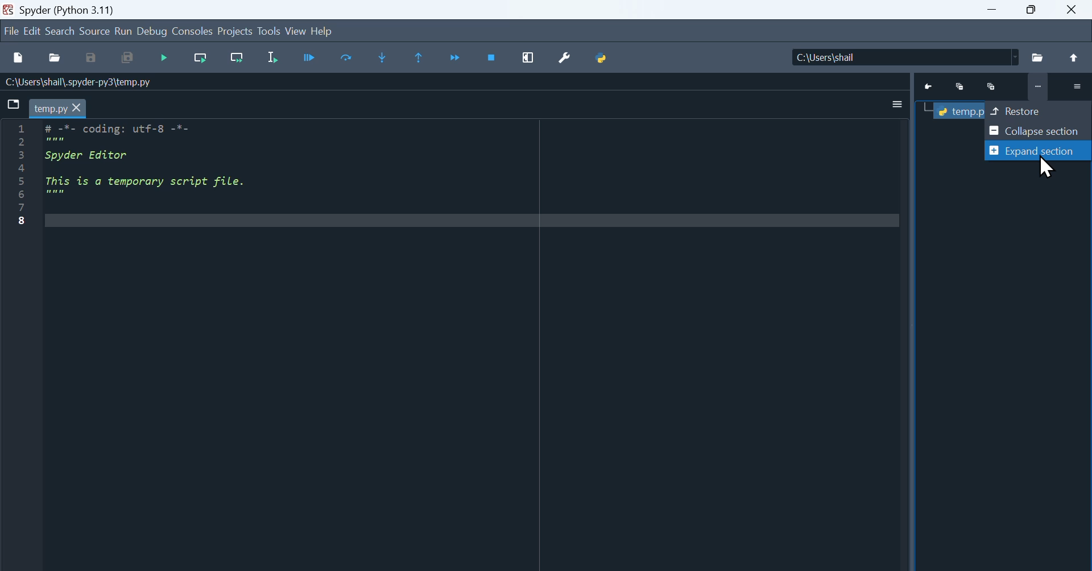 The image size is (1092, 571). What do you see at coordinates (908, 57) in the screenshot?
I see `Location of the file` at bounding box center [908, 57].